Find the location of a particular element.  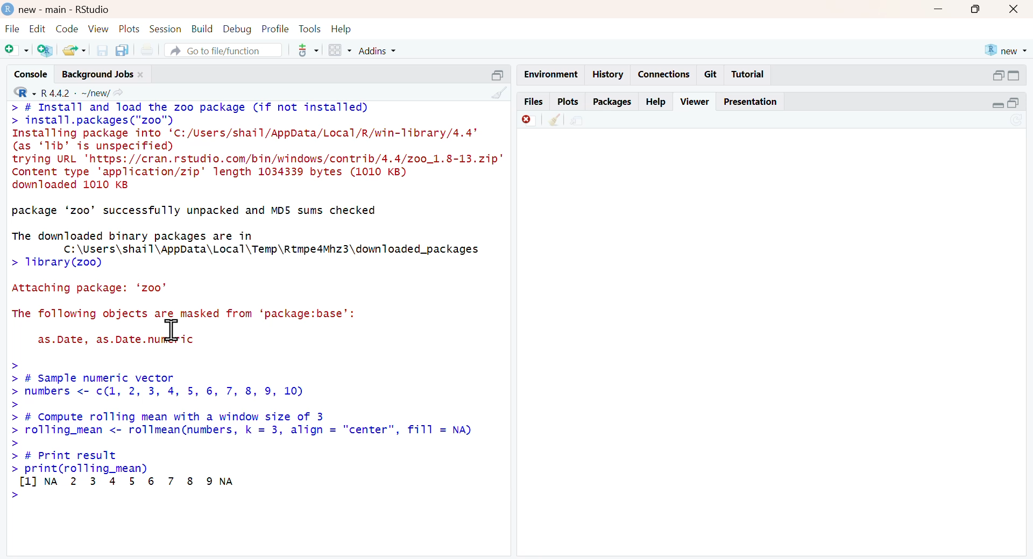

help is located at coordinates (657, 102).